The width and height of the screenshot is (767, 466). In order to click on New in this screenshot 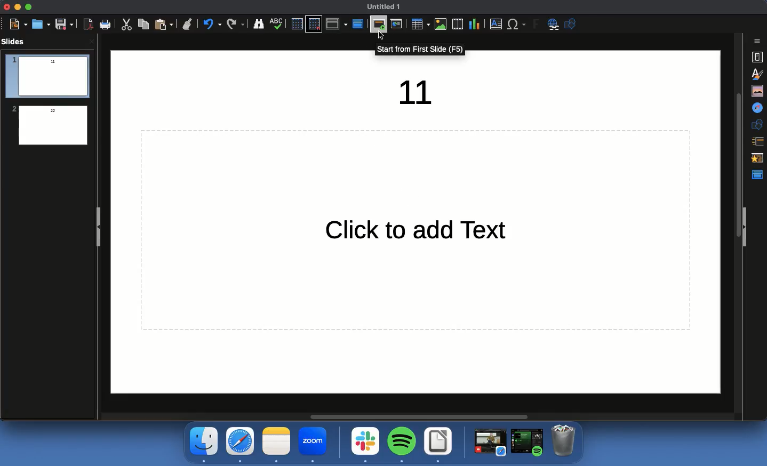, I will do `click(19, 24)`.